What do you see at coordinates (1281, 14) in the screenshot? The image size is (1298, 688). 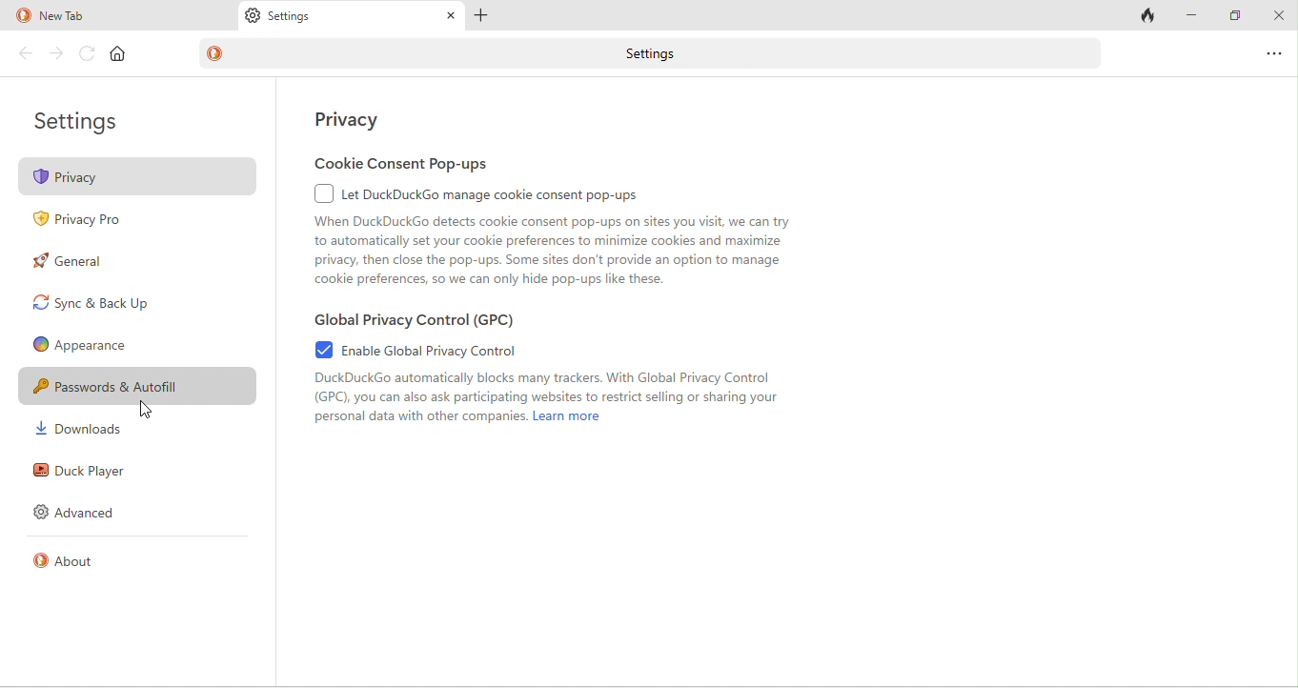 I see `close` at bounding box center [1281, 14].